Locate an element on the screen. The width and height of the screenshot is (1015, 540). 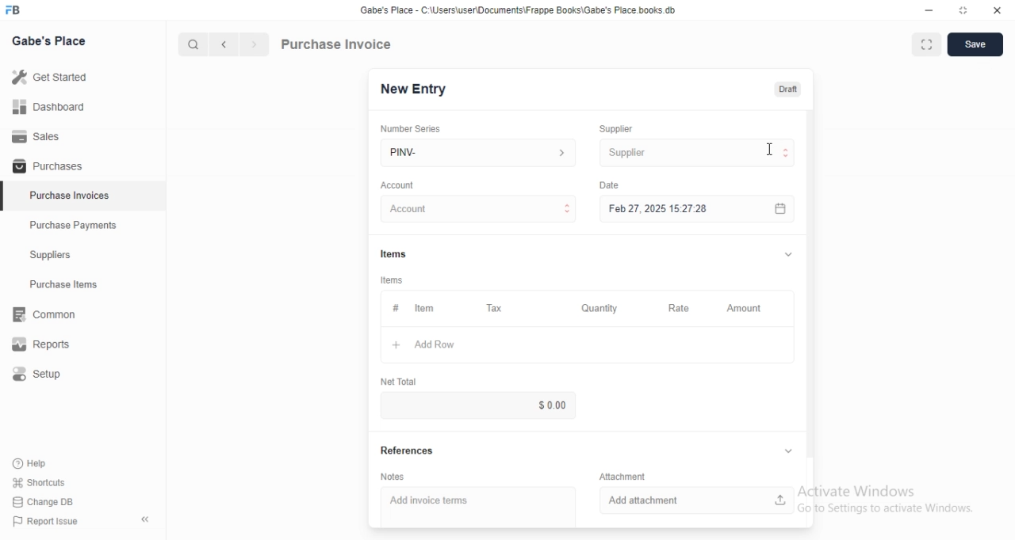
Help is located at coordinates (39, 464).